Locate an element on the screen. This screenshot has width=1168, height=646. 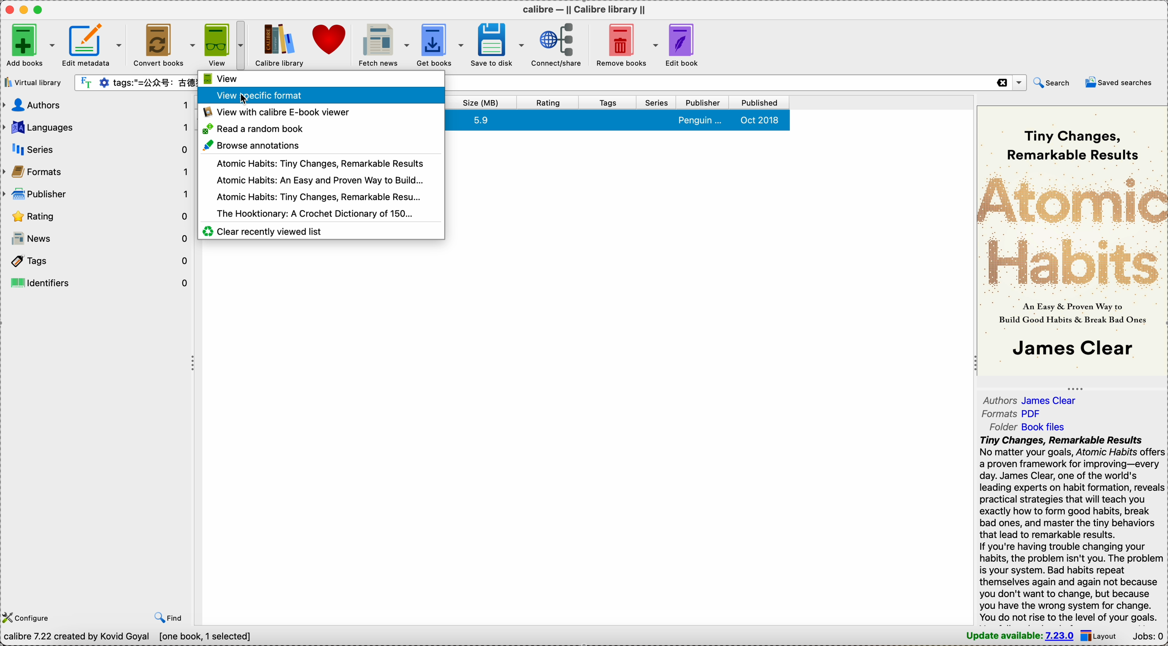
get books is located at coordinates (440, 43).